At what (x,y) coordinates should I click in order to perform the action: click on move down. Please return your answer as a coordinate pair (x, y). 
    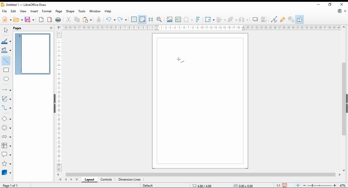
    Looking at the image, I should click on (344, 171).